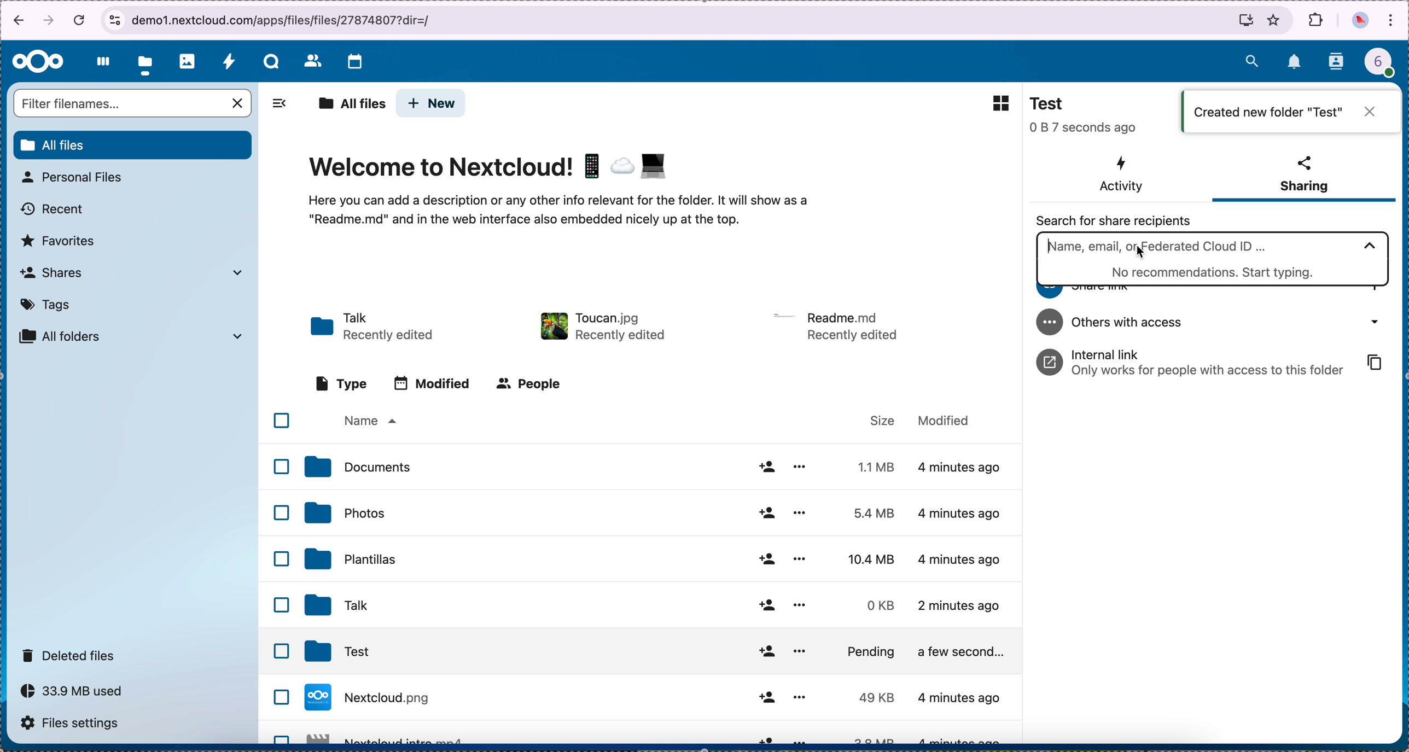  I want to click on all folders, so click(132, 336).